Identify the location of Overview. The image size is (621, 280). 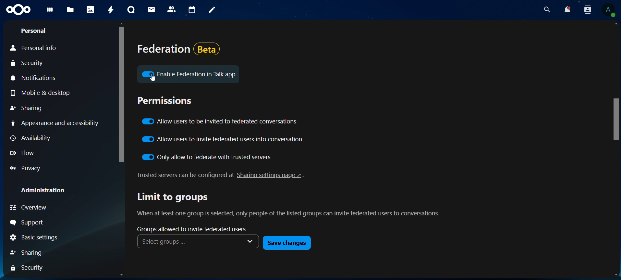
(29, 209).